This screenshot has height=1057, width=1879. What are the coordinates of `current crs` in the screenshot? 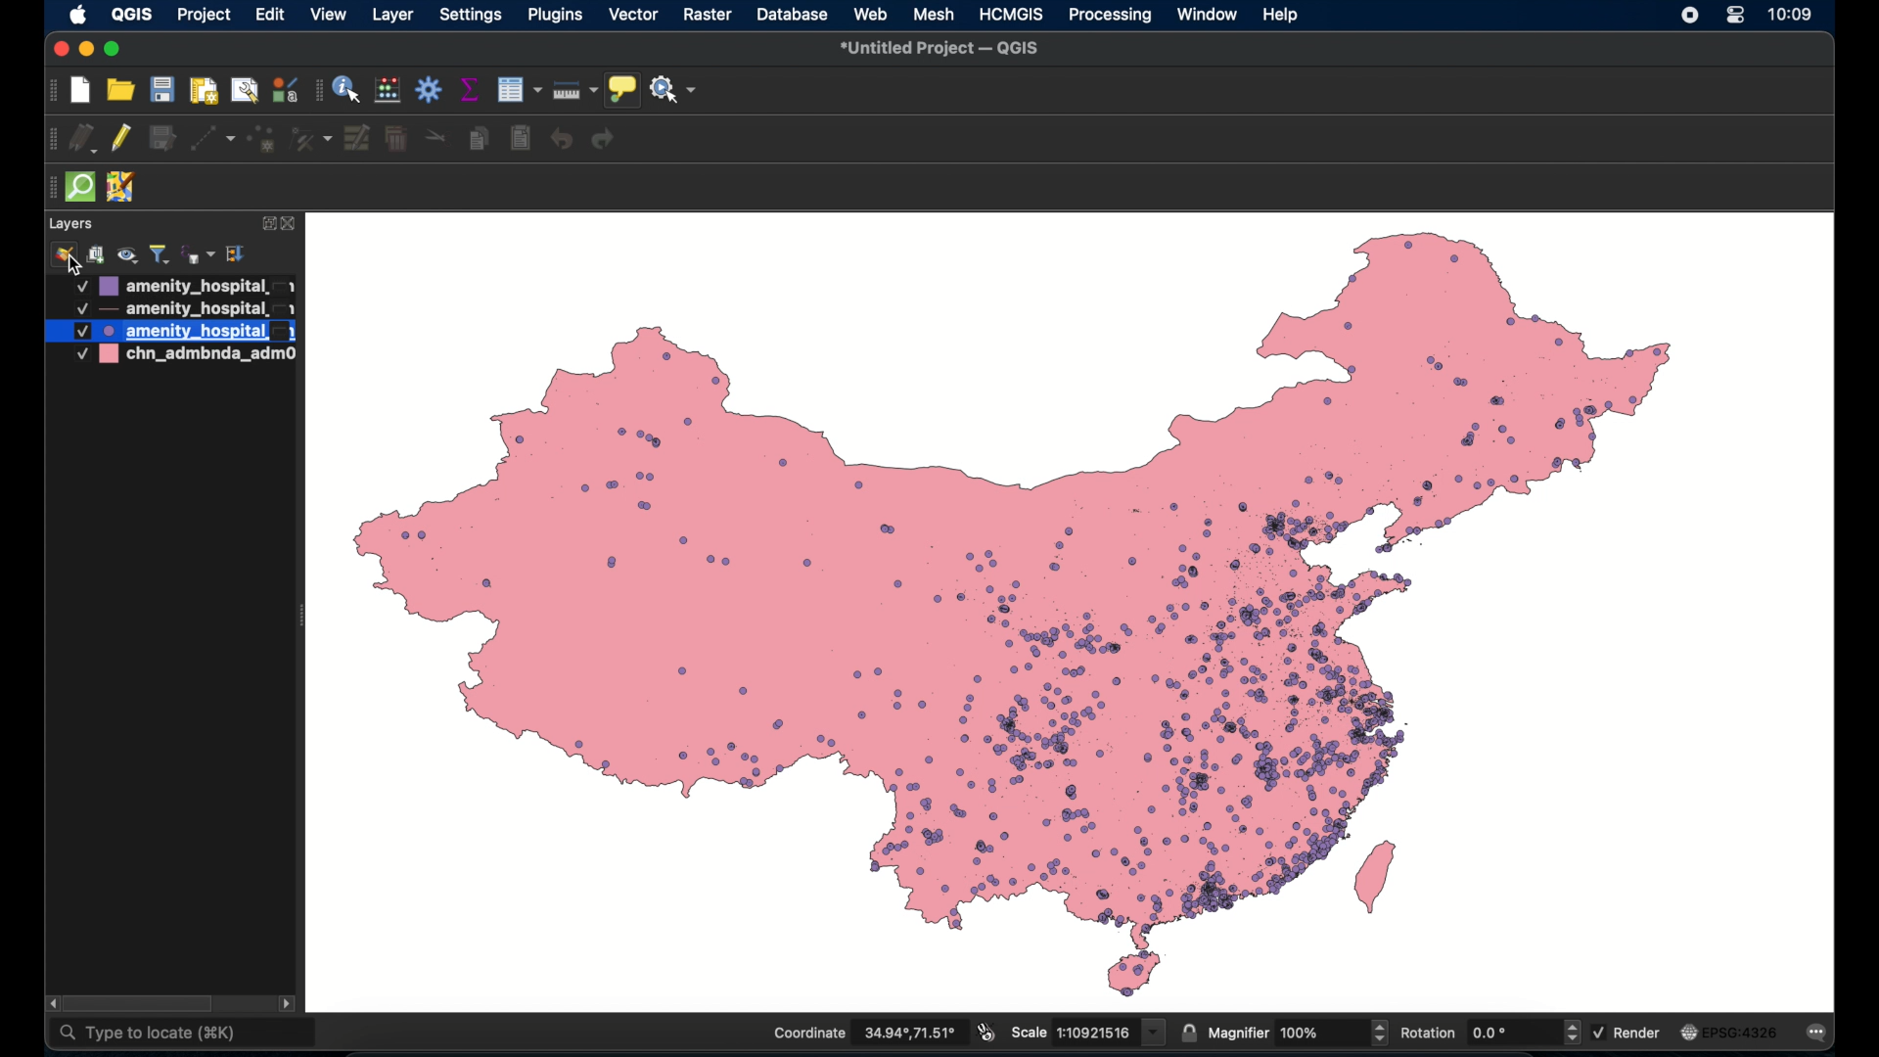 It's located at (1727, 1033).